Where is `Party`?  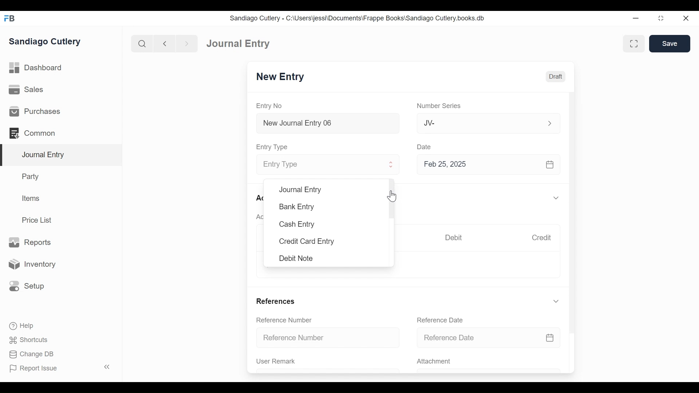
Party is located at coordinates (32, 176).